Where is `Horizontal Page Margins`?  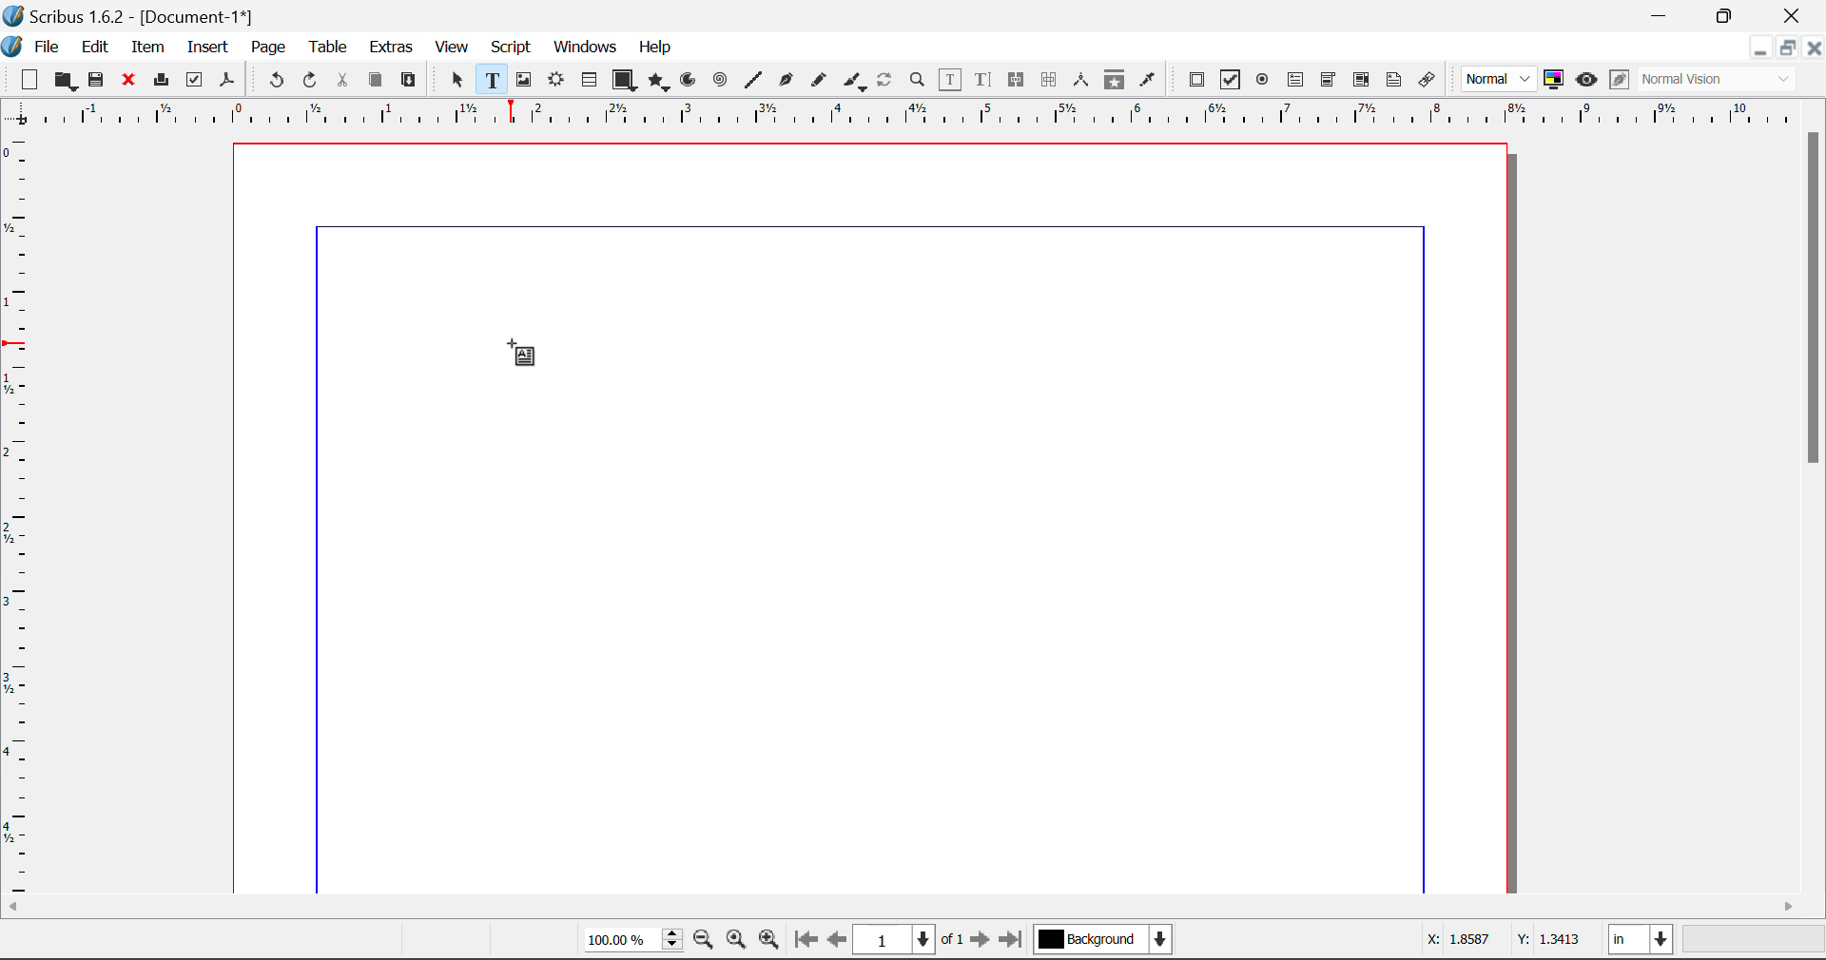
Horizontal Page Margins is located at coordinates (21, 516).